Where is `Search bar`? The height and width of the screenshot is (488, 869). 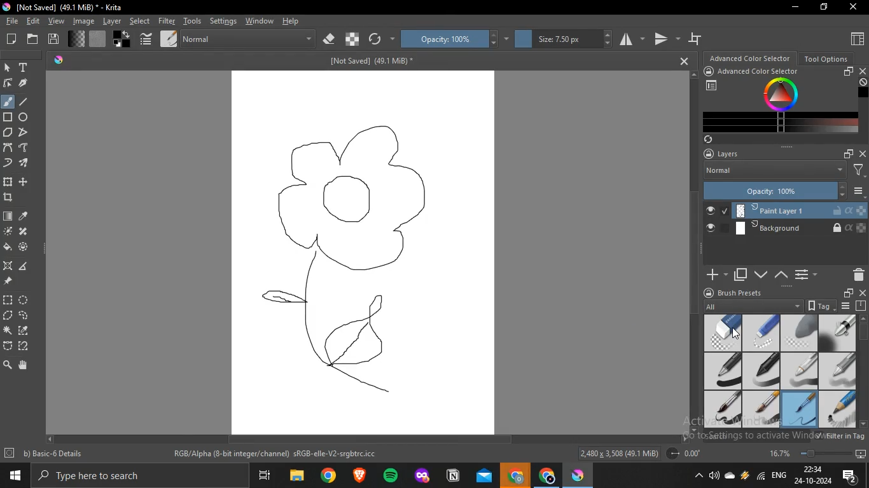
Search bar is located at coordinates (141, 476).